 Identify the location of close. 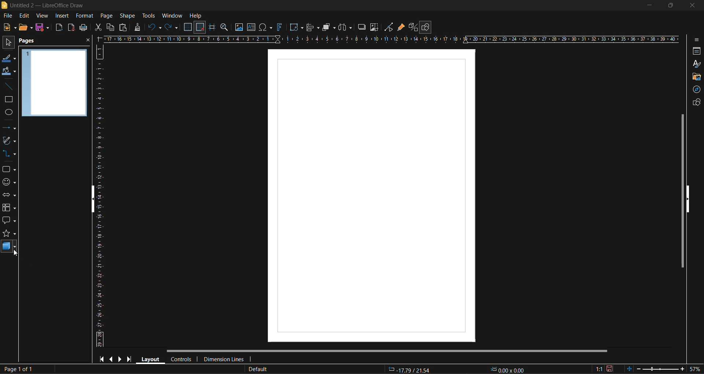
(87, 42).